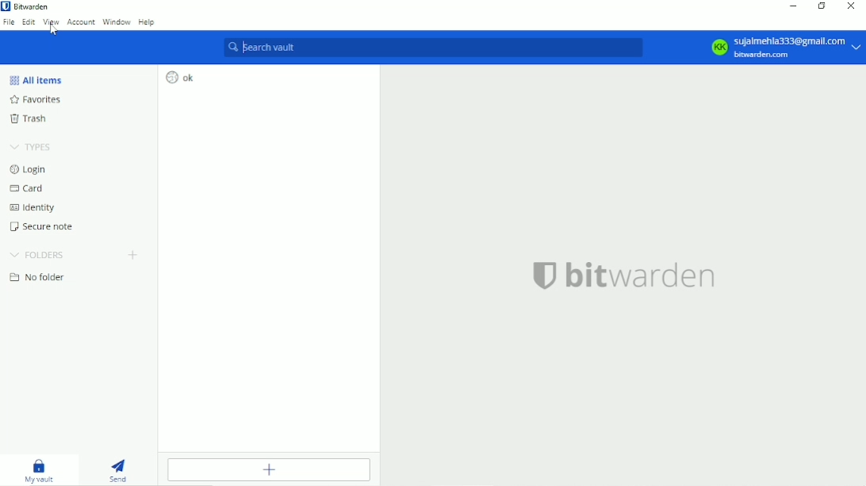  Describe the element at coordinates (28, 169) in the screenshot. I see `Login` at that location.